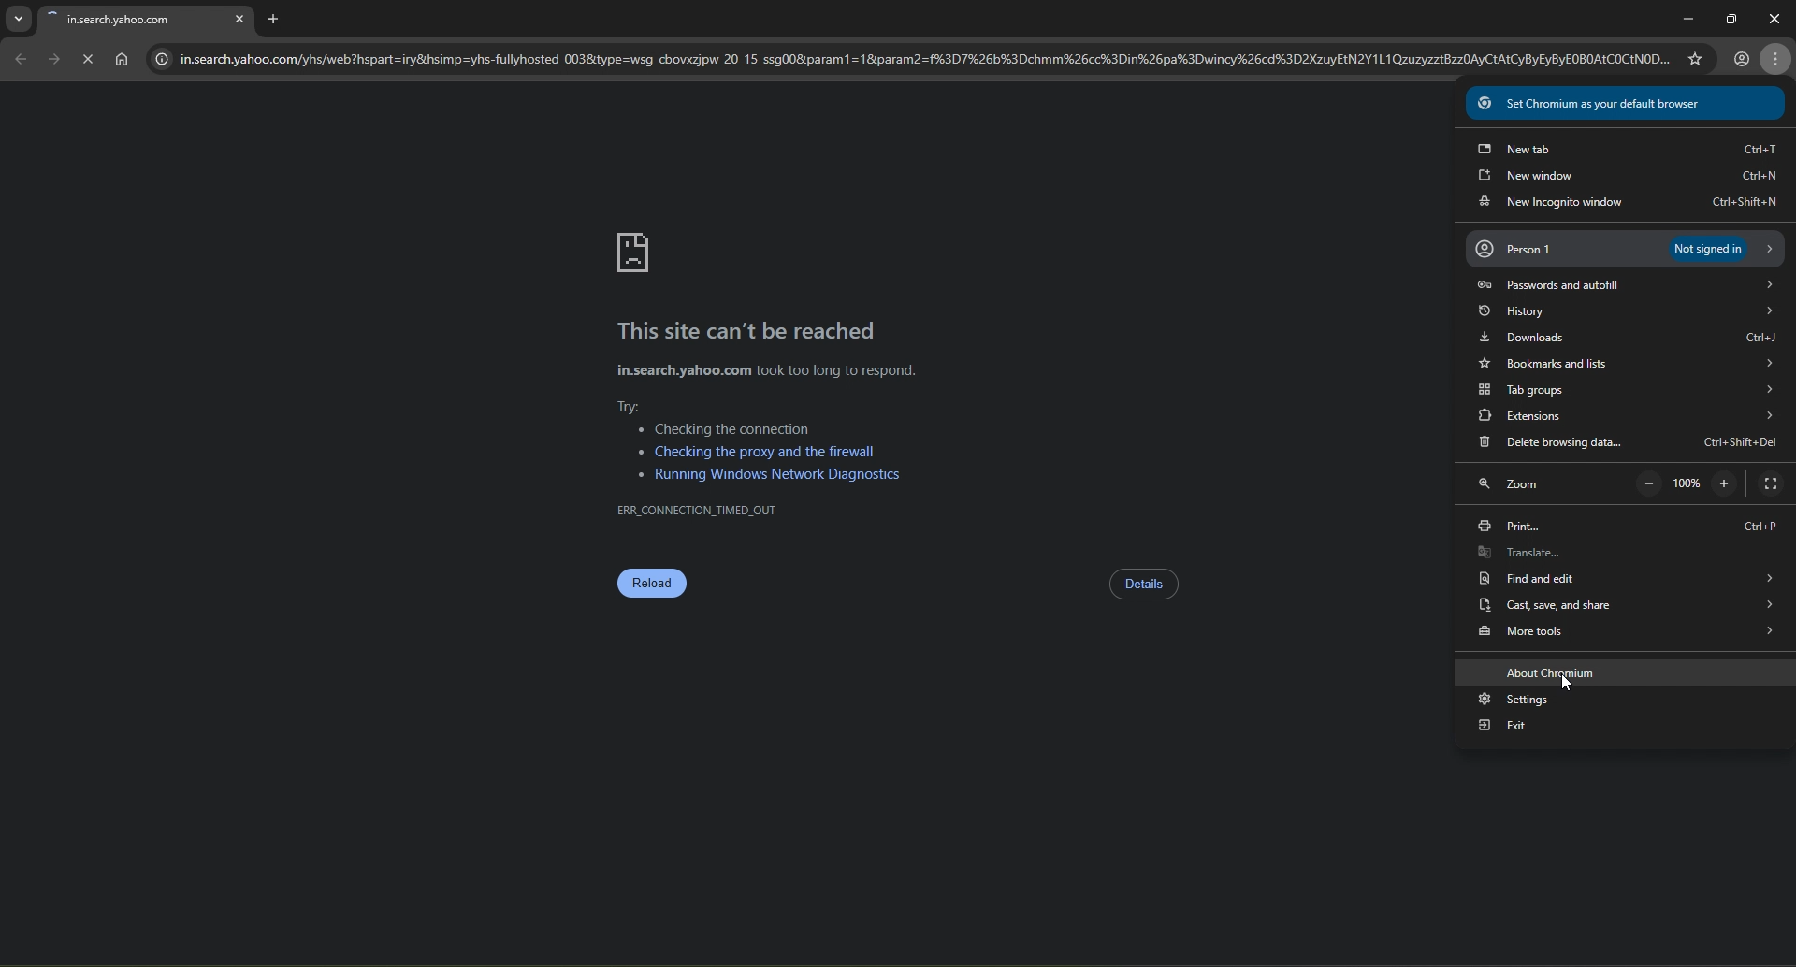  What do you see at coordinates (1773, 483) in the screenshot?
I see `full screen` at bounding box center [1773, 483].